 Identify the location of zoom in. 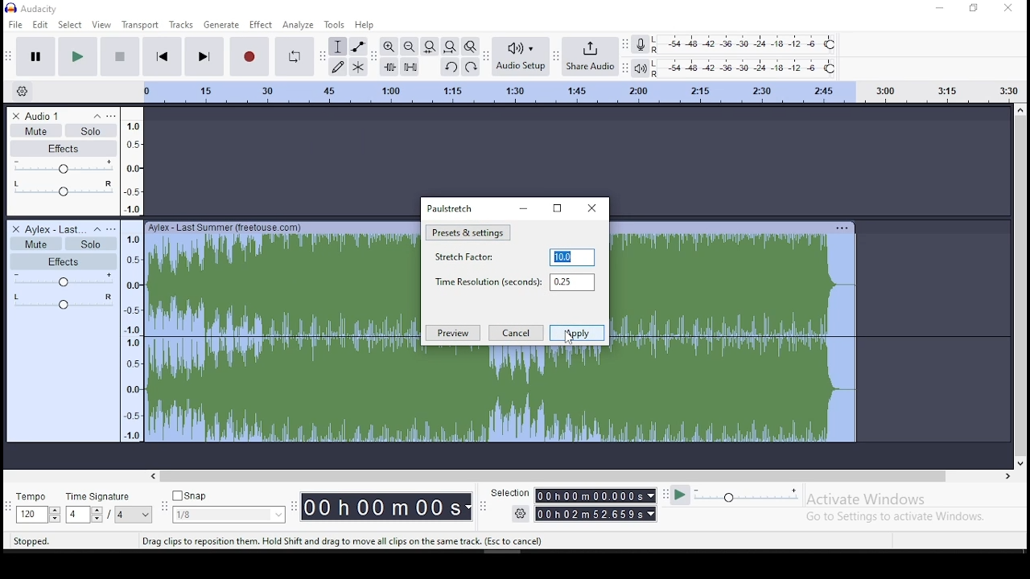
(389, 47).